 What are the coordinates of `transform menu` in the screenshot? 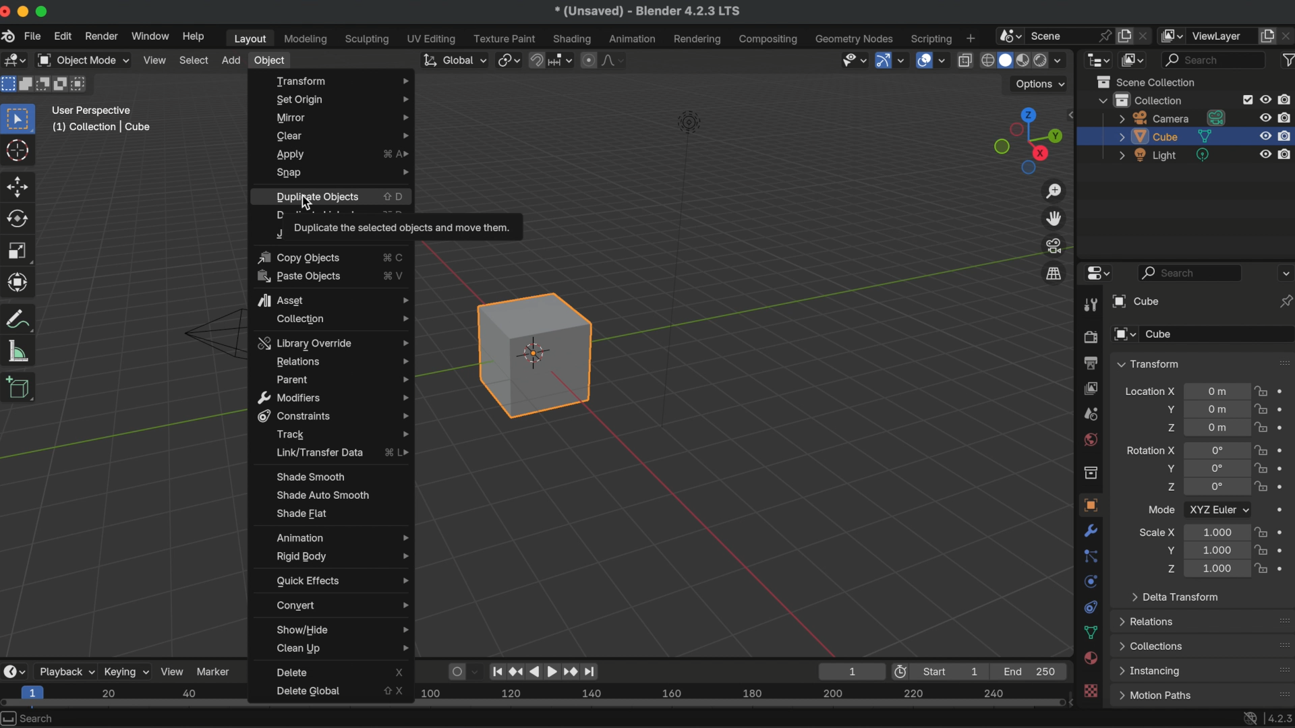 It's located at (341, 80).